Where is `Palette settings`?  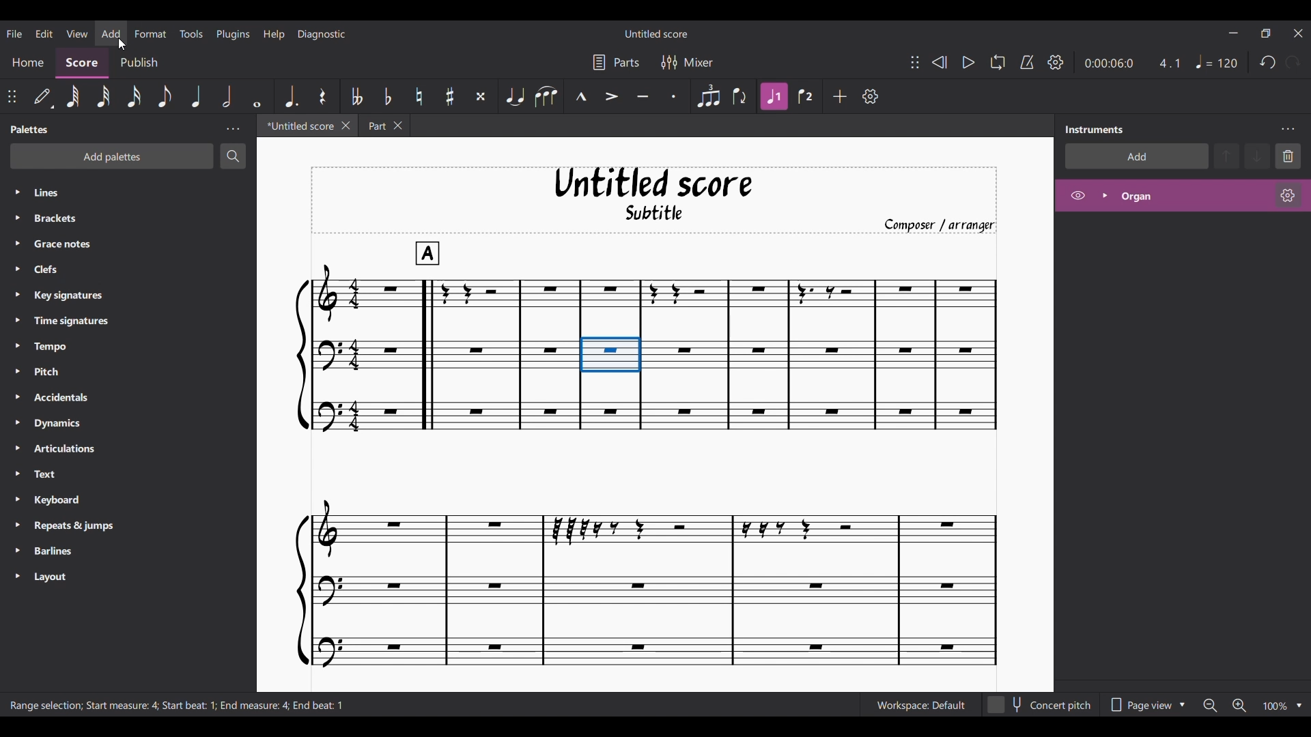
Palette settings is located at coordinates (232, 129).